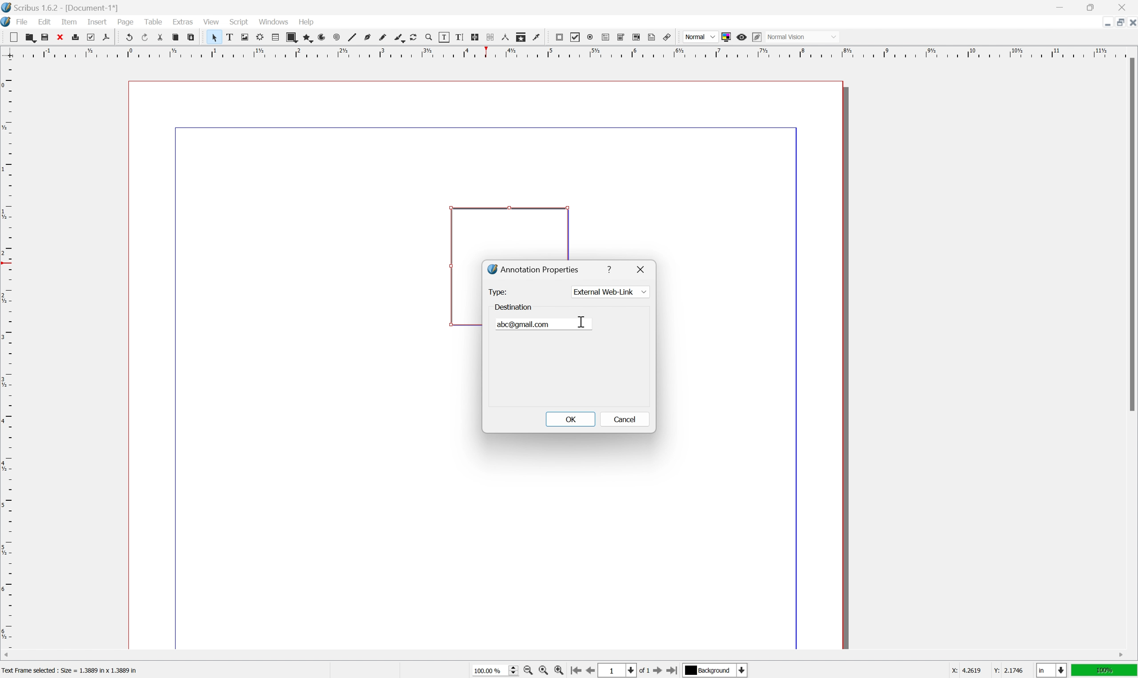 This screenshot has width=1138, height=678. I want to click on link annotation, so click(667, 37).